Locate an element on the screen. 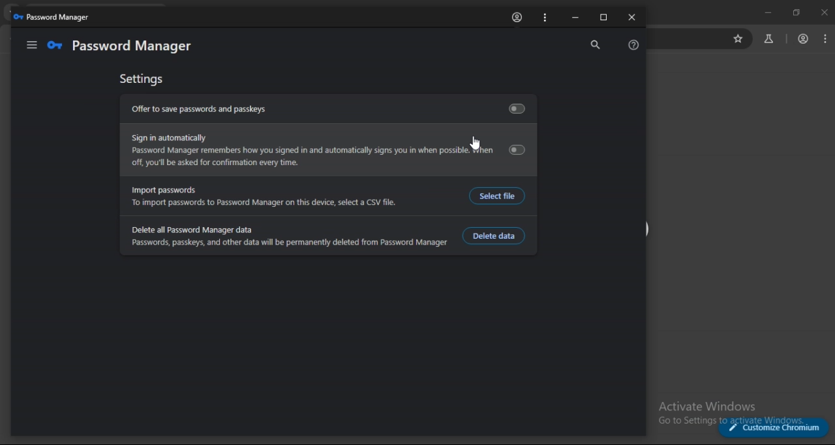  delete all password manager data is located at coordinates (287, 236).